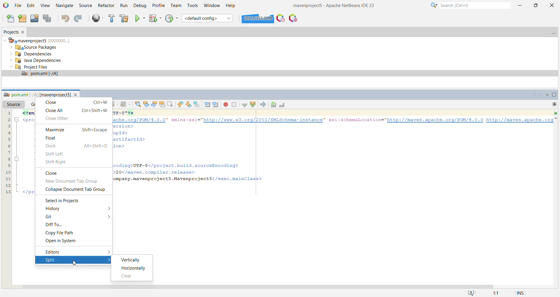  Describe the element at coordinates (34, 18) in the screenshot. I see `Open Project` at that location.